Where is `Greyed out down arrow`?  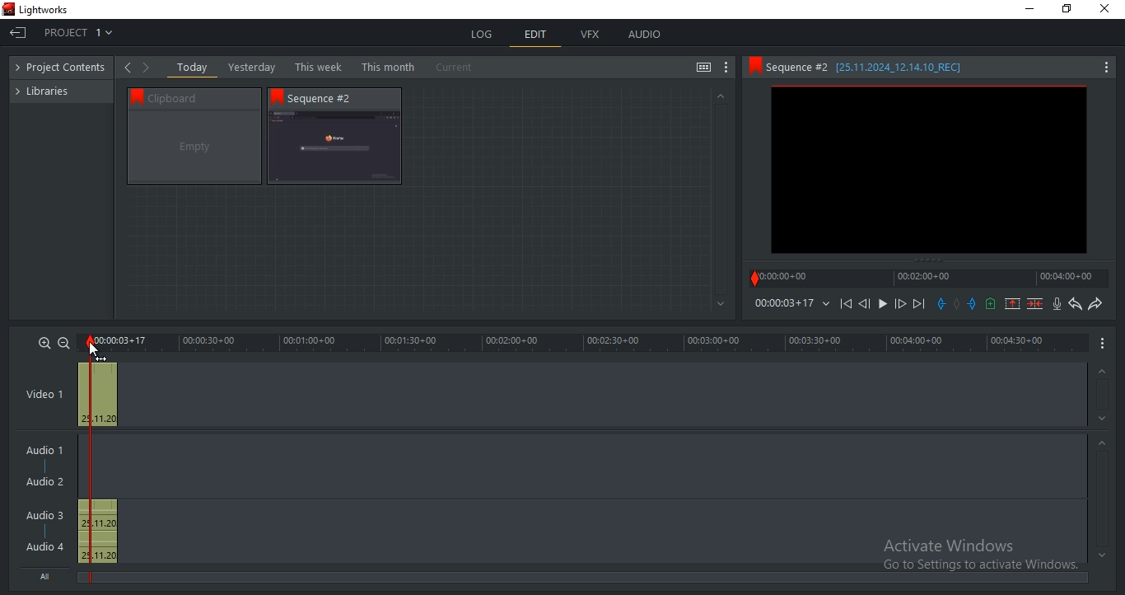
Greyed out down arrow is located at coordinates (1102, 555).